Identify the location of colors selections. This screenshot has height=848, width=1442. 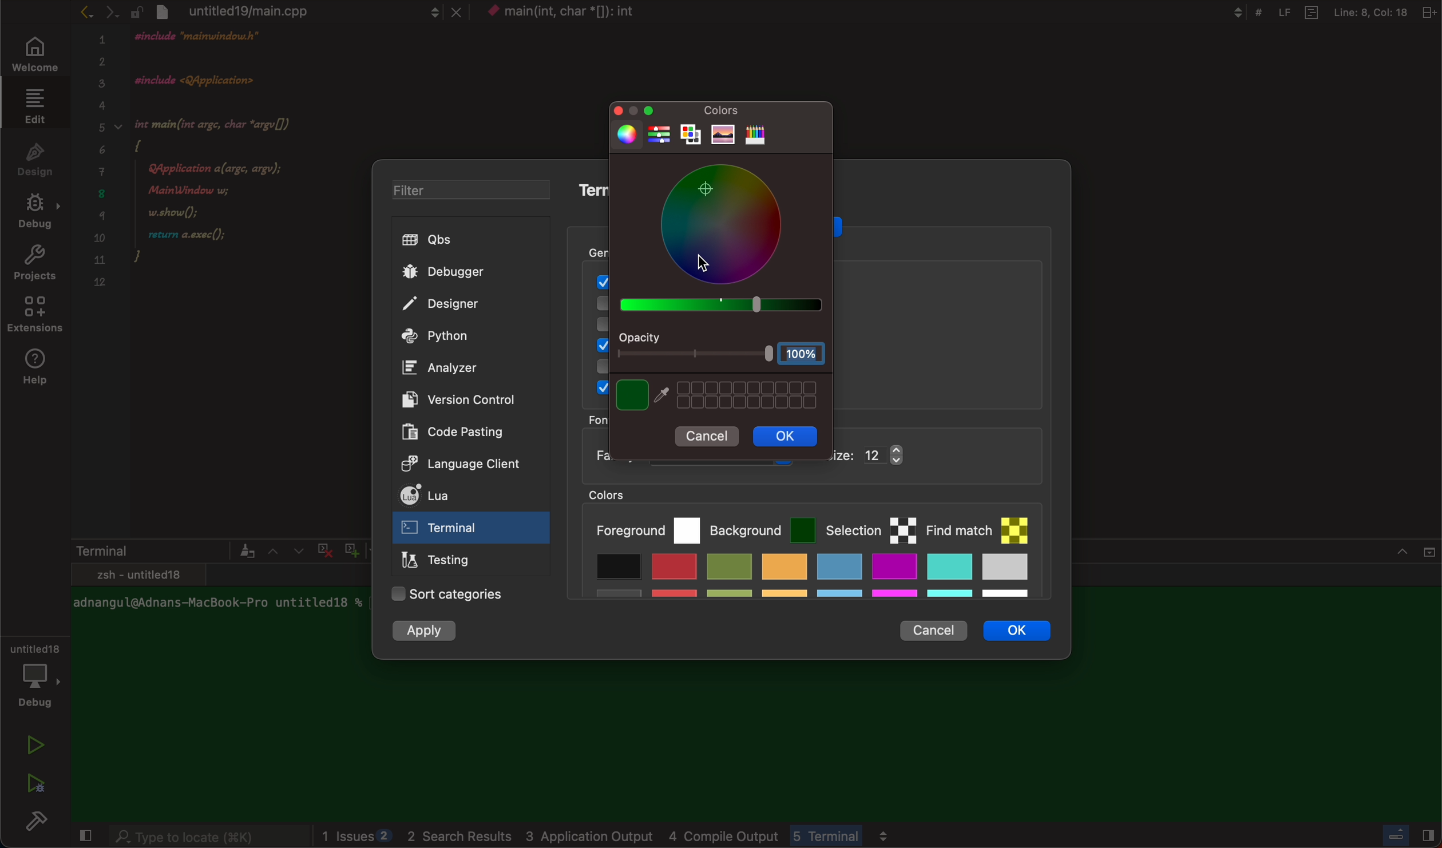
(718, 395).